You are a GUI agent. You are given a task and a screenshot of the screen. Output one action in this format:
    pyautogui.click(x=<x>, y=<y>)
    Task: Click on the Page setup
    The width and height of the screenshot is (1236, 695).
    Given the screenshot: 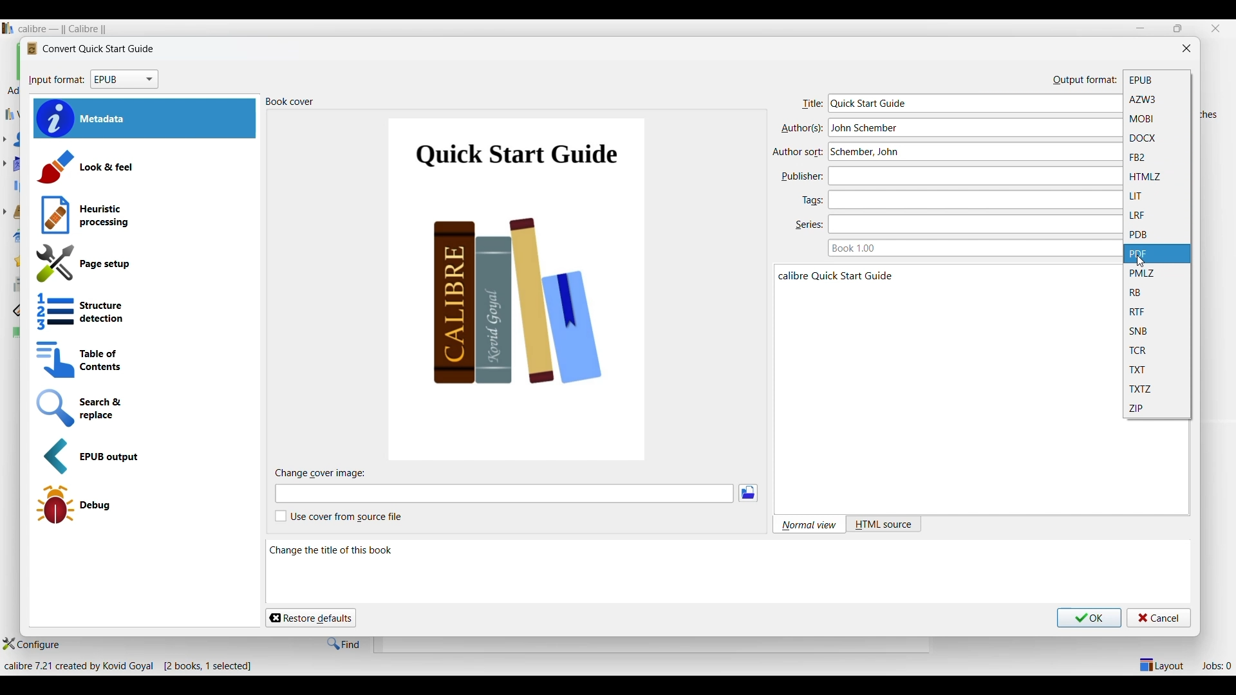 What is the action you would take?
    pyautogui.click(x=143, y=264)
    